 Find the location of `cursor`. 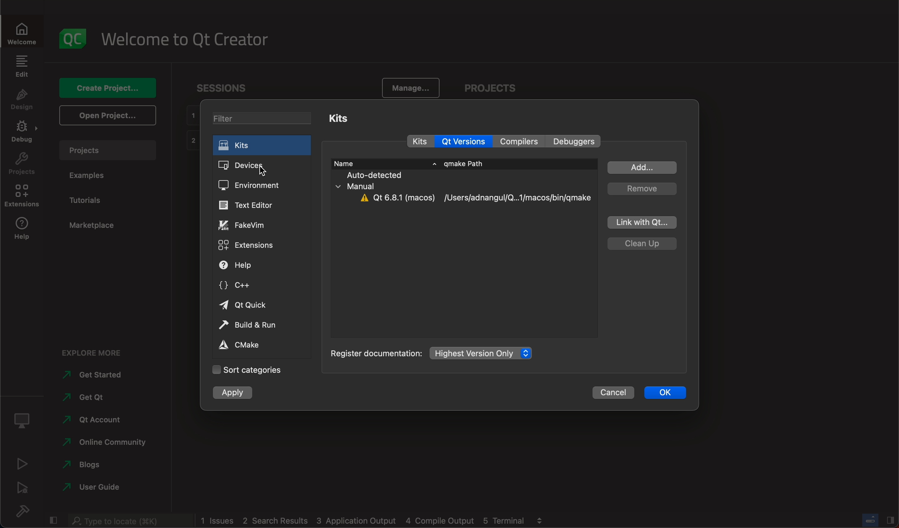

cursor is located at coordinates (265, 171).